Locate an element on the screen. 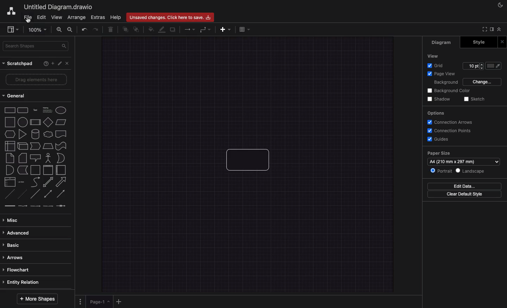 Image resolution: width=507 pixels, height=308 pixels. View is located at coordinates (433, 56).